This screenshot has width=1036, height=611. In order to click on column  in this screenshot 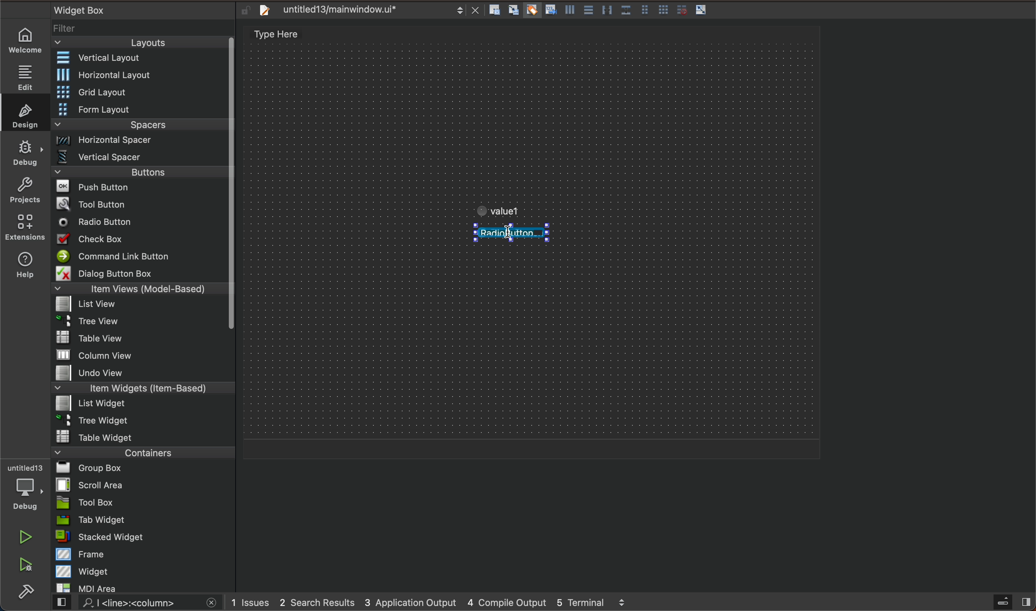, I will do `click(144, 354)`.